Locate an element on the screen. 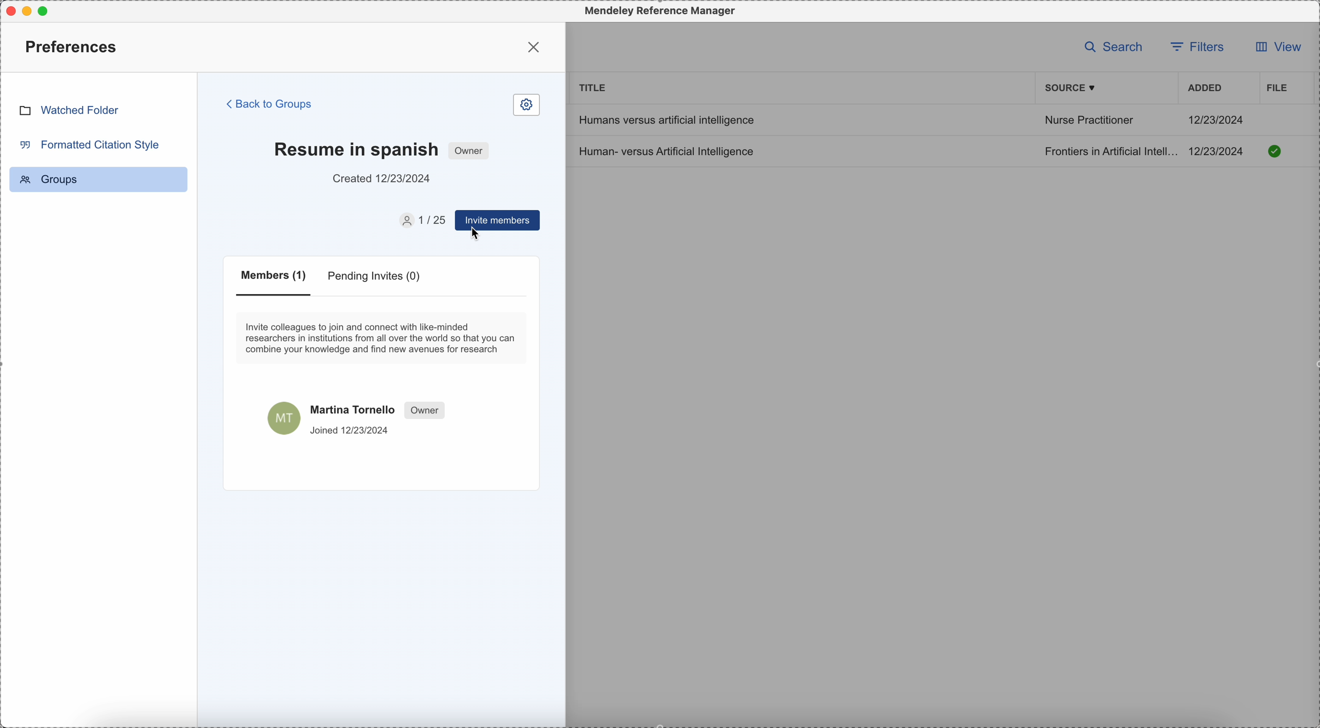  created 12/23/2024 is located at coordinates (383, 179).